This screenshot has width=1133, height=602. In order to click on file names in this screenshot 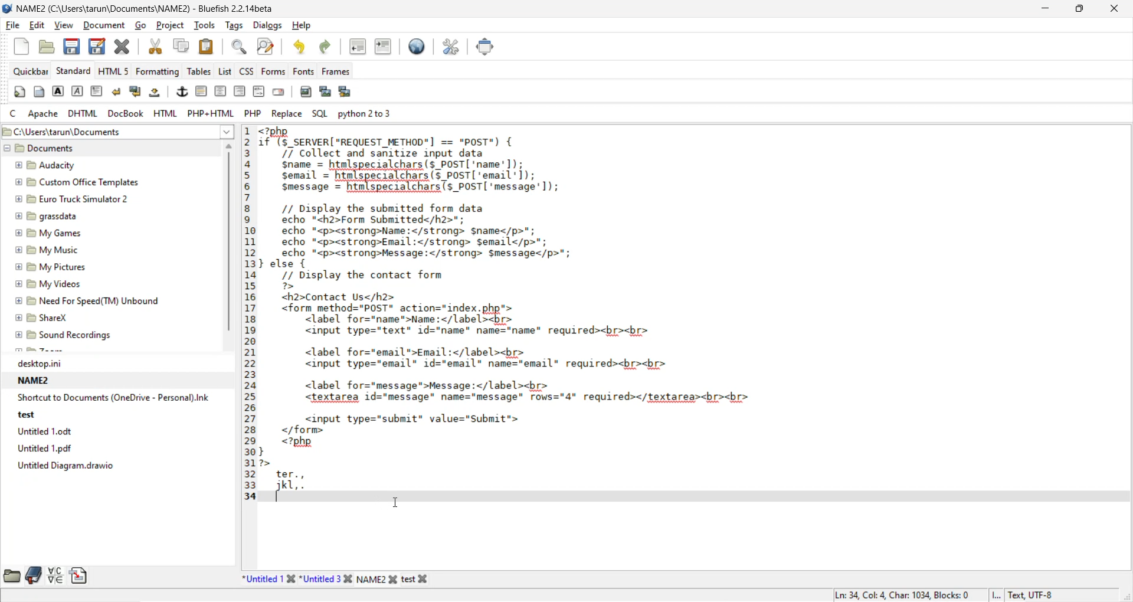, I will do `click(336, 578)`.